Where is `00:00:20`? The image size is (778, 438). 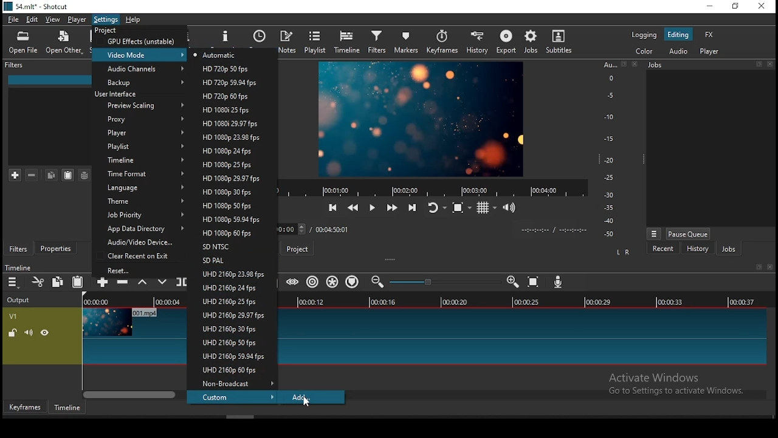 00:00:20 is located at coordinates (453, 301).